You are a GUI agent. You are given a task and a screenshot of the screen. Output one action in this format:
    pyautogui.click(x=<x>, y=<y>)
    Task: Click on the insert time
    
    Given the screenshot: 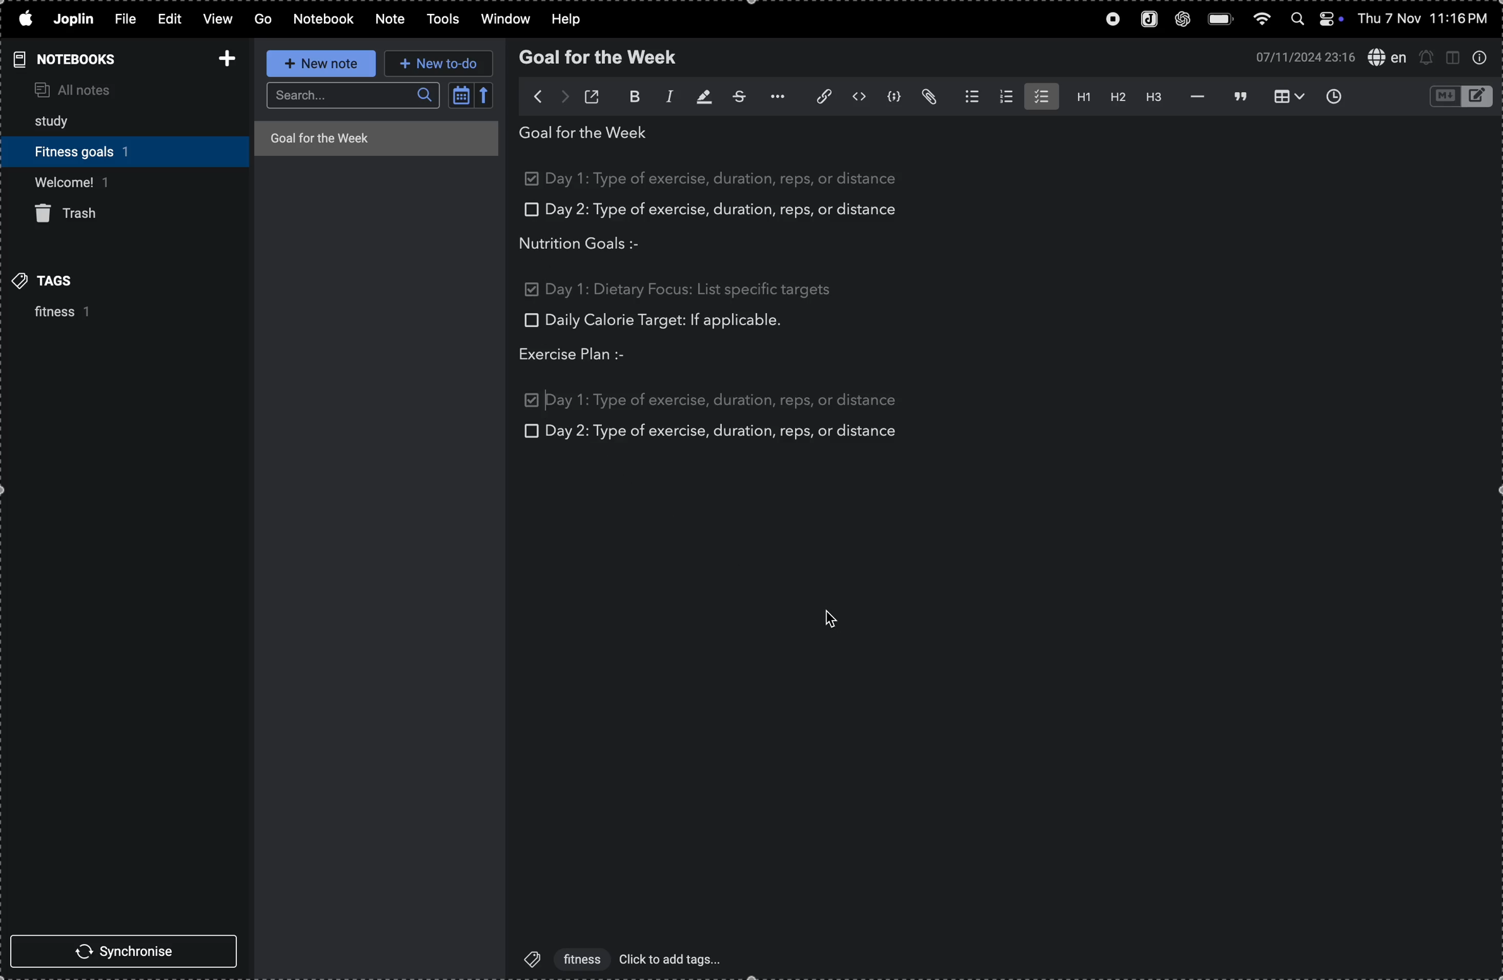 What is the action you would take?
    pyautogui.click(x=1339, y=96)
    